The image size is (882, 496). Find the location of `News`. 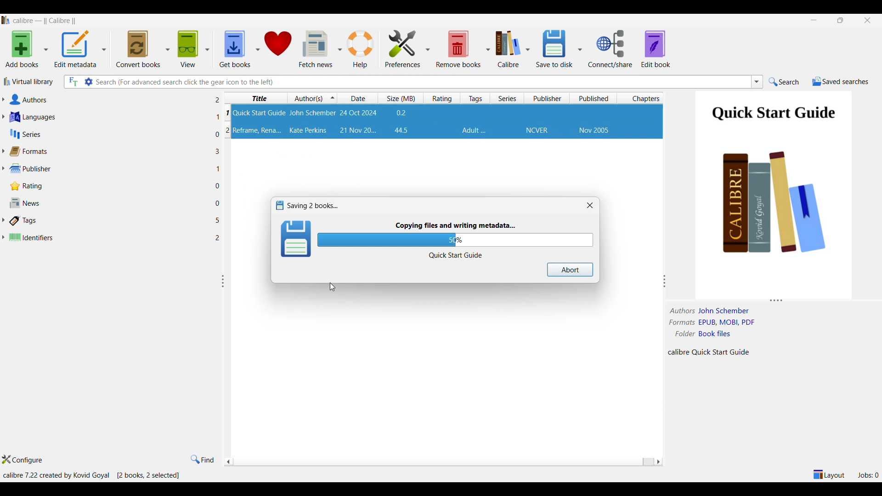

News is located at coordinates (105, 203).